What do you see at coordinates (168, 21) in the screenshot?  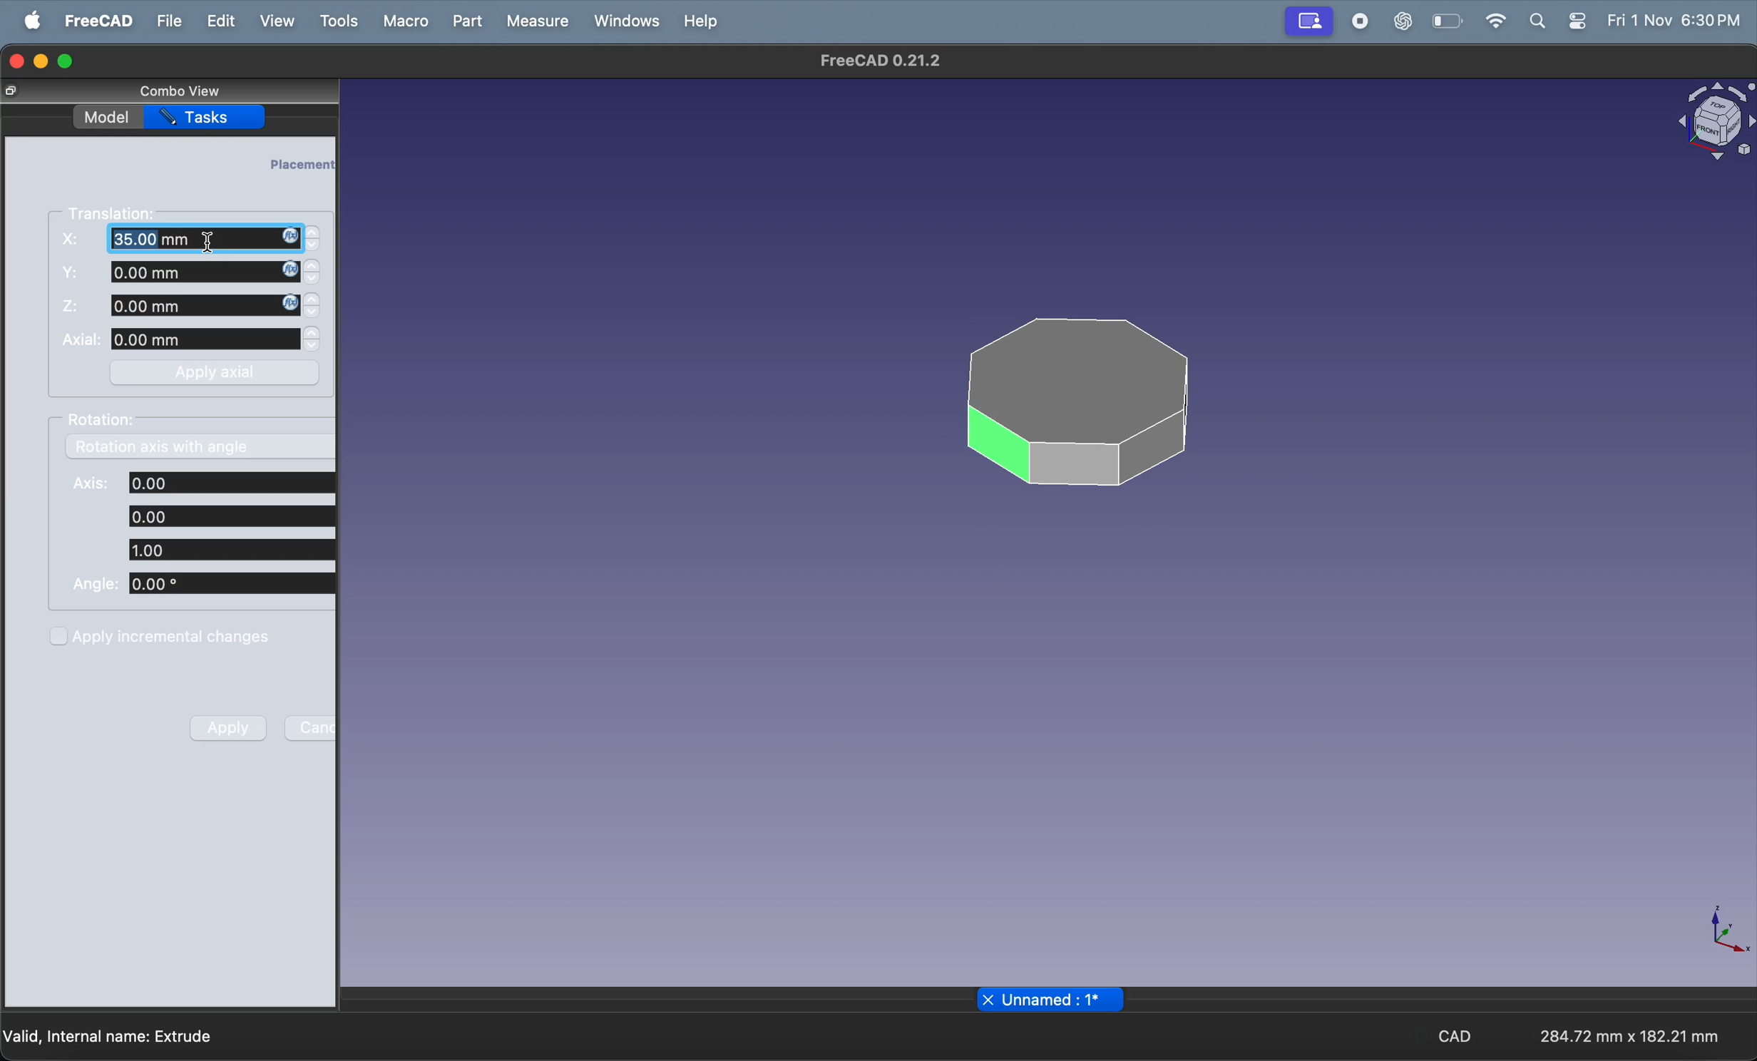 I see `file` at bounding box center [168, 21].